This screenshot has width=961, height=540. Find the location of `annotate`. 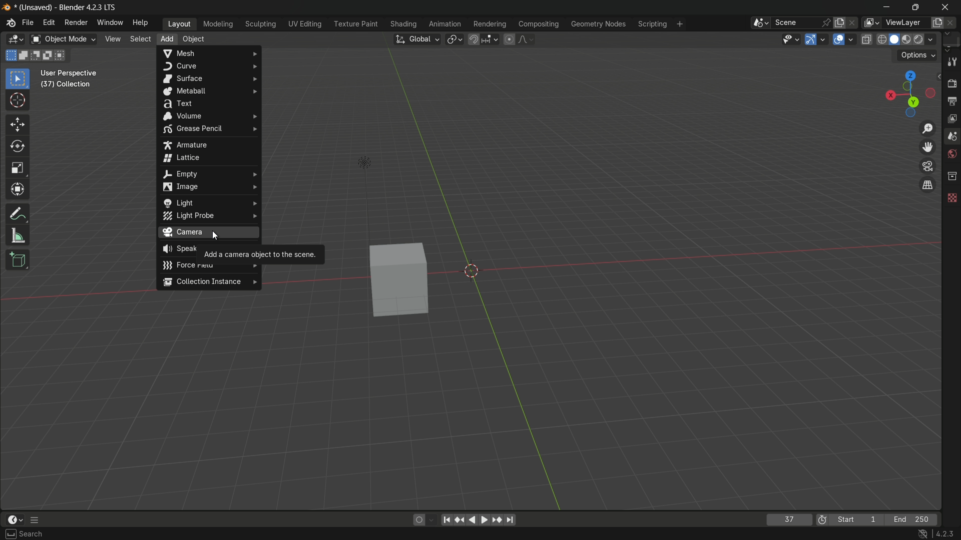

annotate is located at coordinates (18, 214).